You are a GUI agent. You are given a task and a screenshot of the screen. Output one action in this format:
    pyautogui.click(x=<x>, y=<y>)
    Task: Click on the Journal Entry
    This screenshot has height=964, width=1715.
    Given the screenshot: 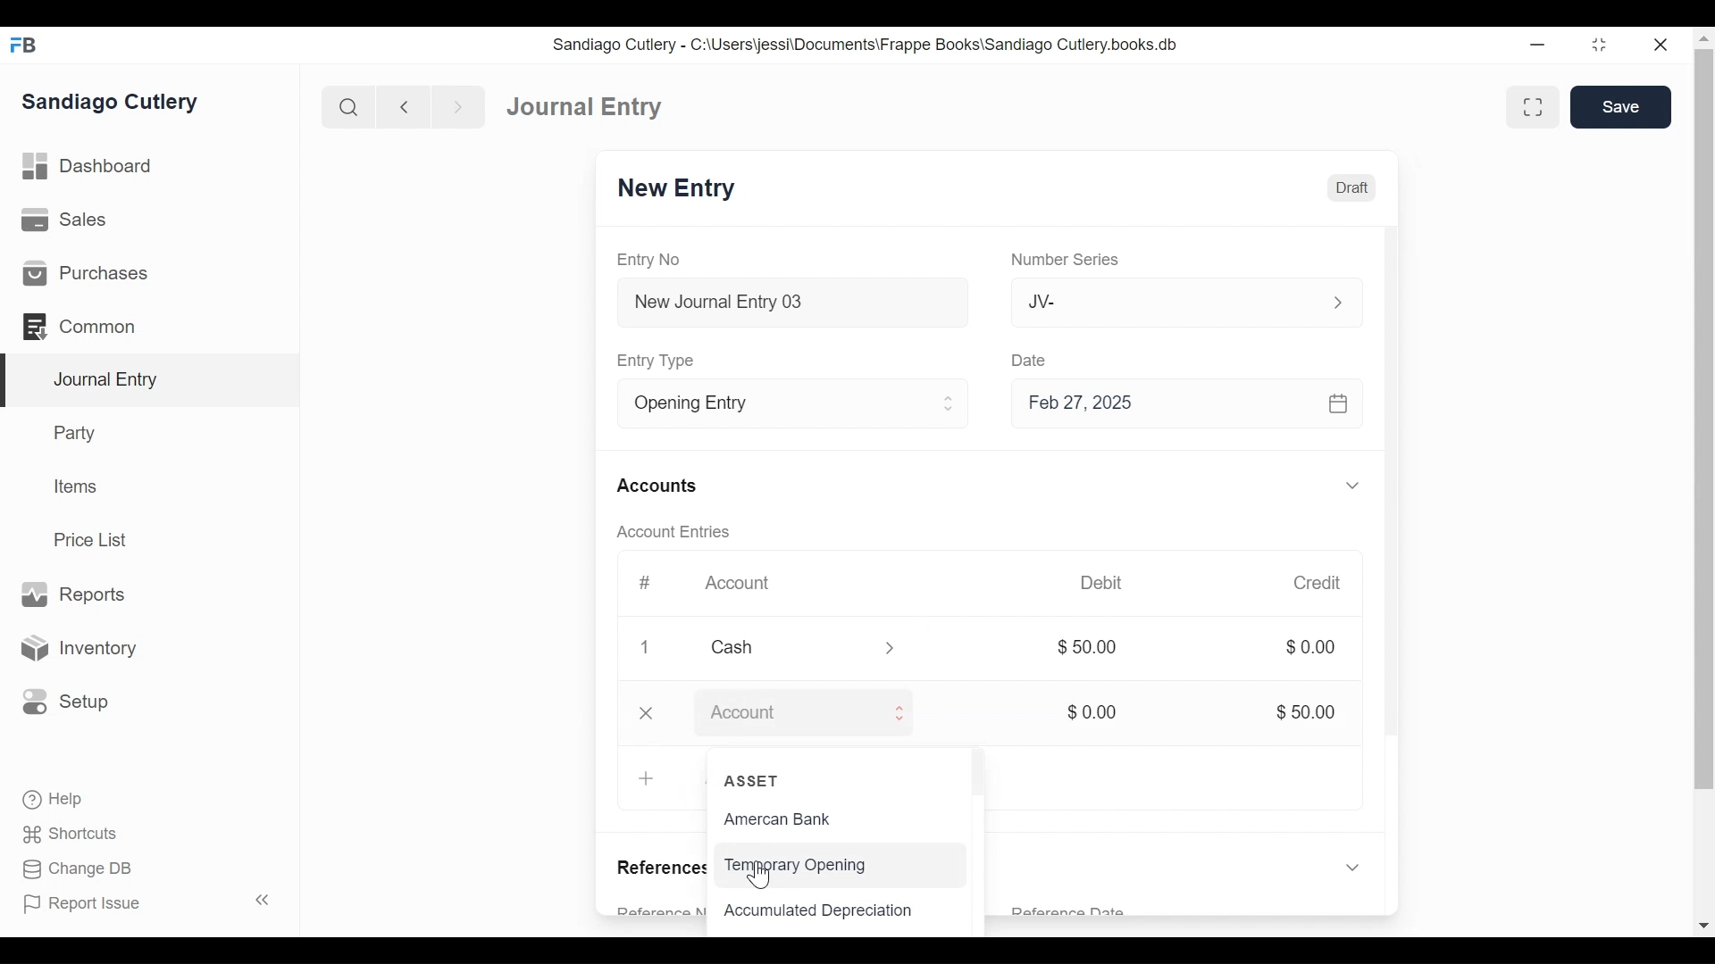 What is the action you would take?
    pyautogui.click(x=587, y=107)
    